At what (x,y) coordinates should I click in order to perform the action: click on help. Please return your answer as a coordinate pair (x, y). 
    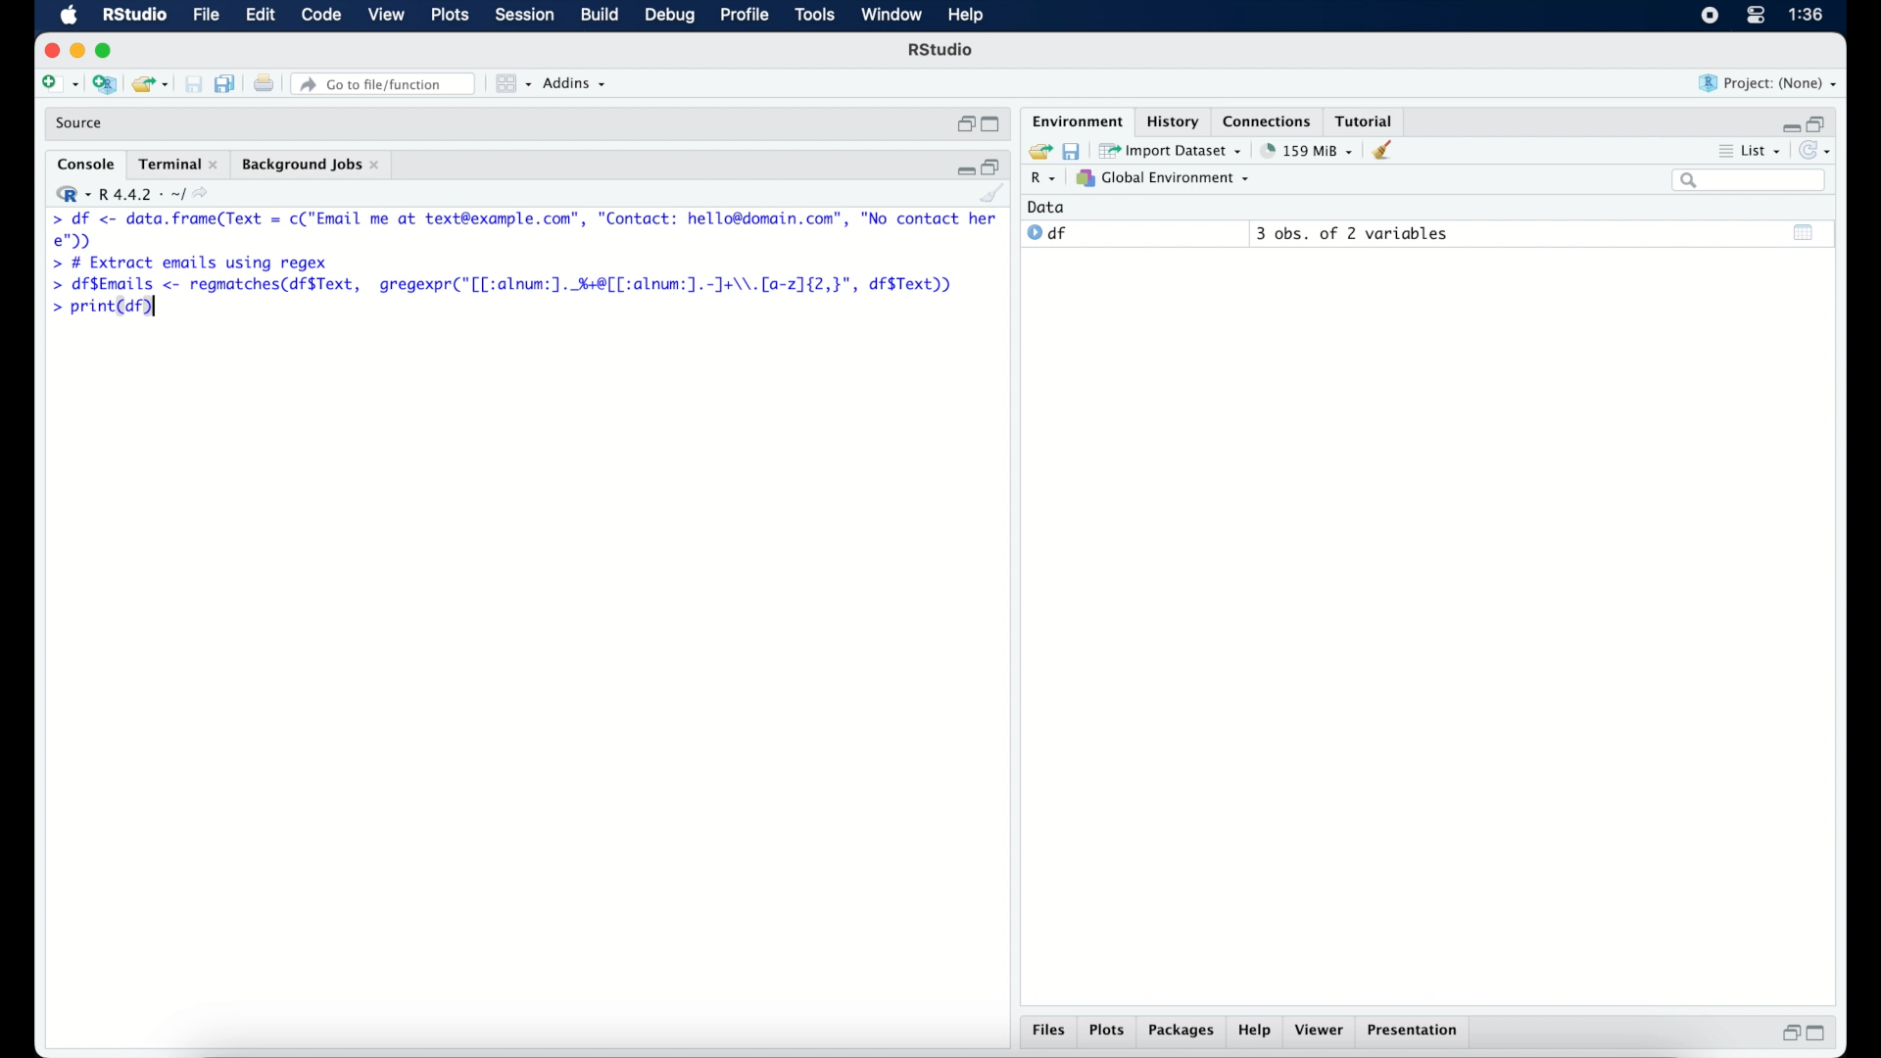
    Looking at the image, I should click on (966, 16).